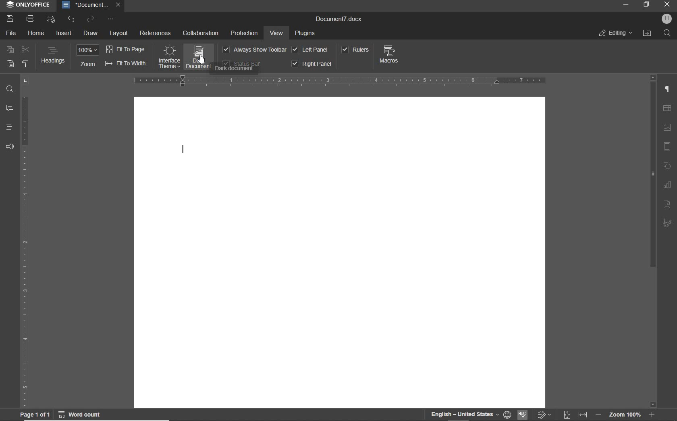  Describe the element at coordinates (342, 81) in the screenshot. I see `RULER` at that location.